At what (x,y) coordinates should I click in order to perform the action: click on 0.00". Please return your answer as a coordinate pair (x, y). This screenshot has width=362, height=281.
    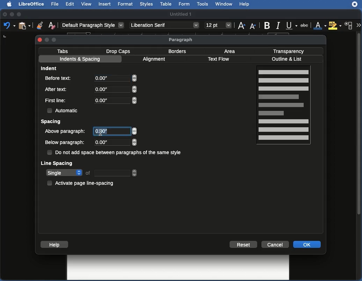
    Looking at the image, I should click on (115, 89).